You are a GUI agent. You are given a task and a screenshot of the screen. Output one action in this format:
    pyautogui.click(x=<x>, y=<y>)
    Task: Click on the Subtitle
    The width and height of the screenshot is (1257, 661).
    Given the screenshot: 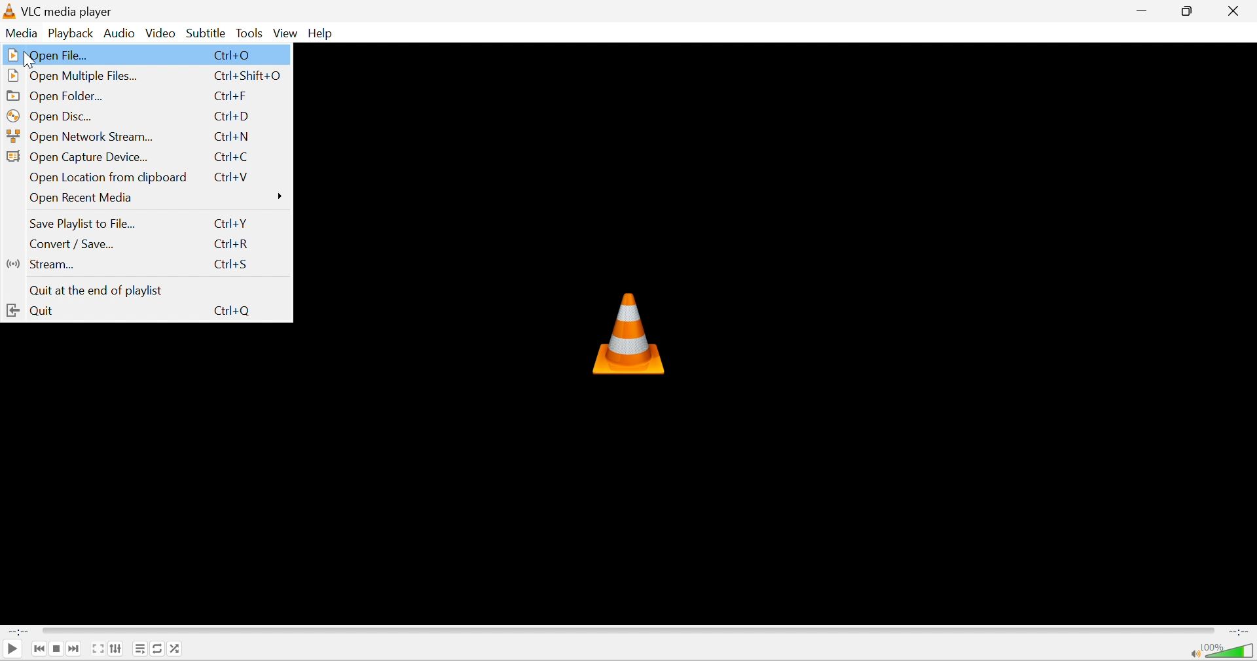 What is the action you would take?
    pyautogui.click(x=207, y=33)
    